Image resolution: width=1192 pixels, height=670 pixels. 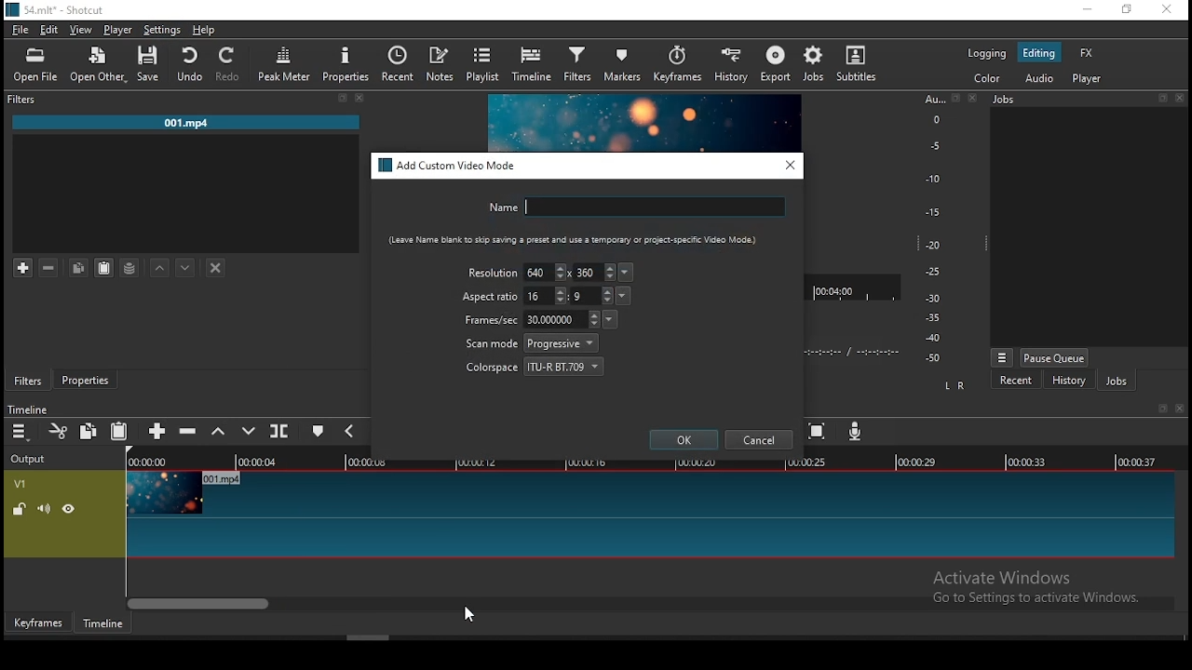 I want to click on 00:00:08, so click(x=374, y=462).